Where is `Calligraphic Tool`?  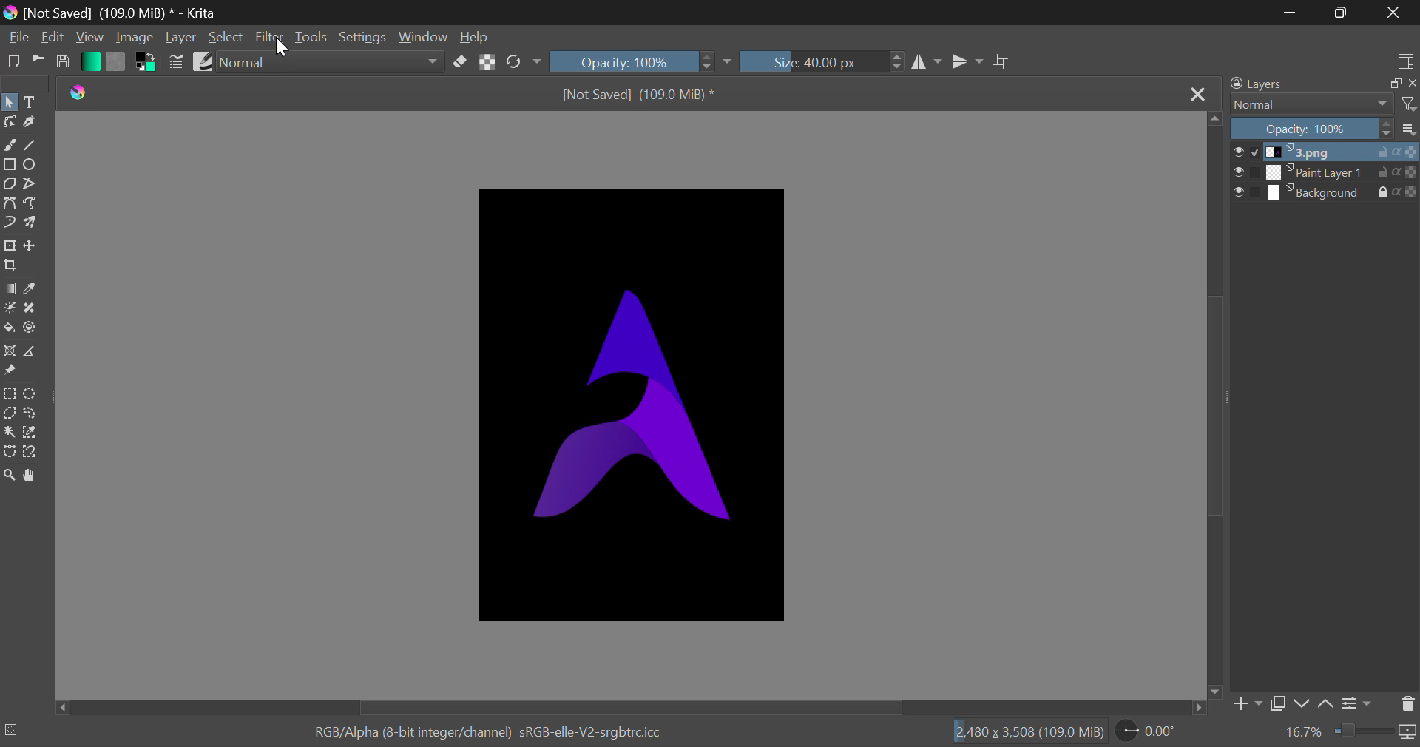 Calligraphic Tool is located at coordinates (30, 124).